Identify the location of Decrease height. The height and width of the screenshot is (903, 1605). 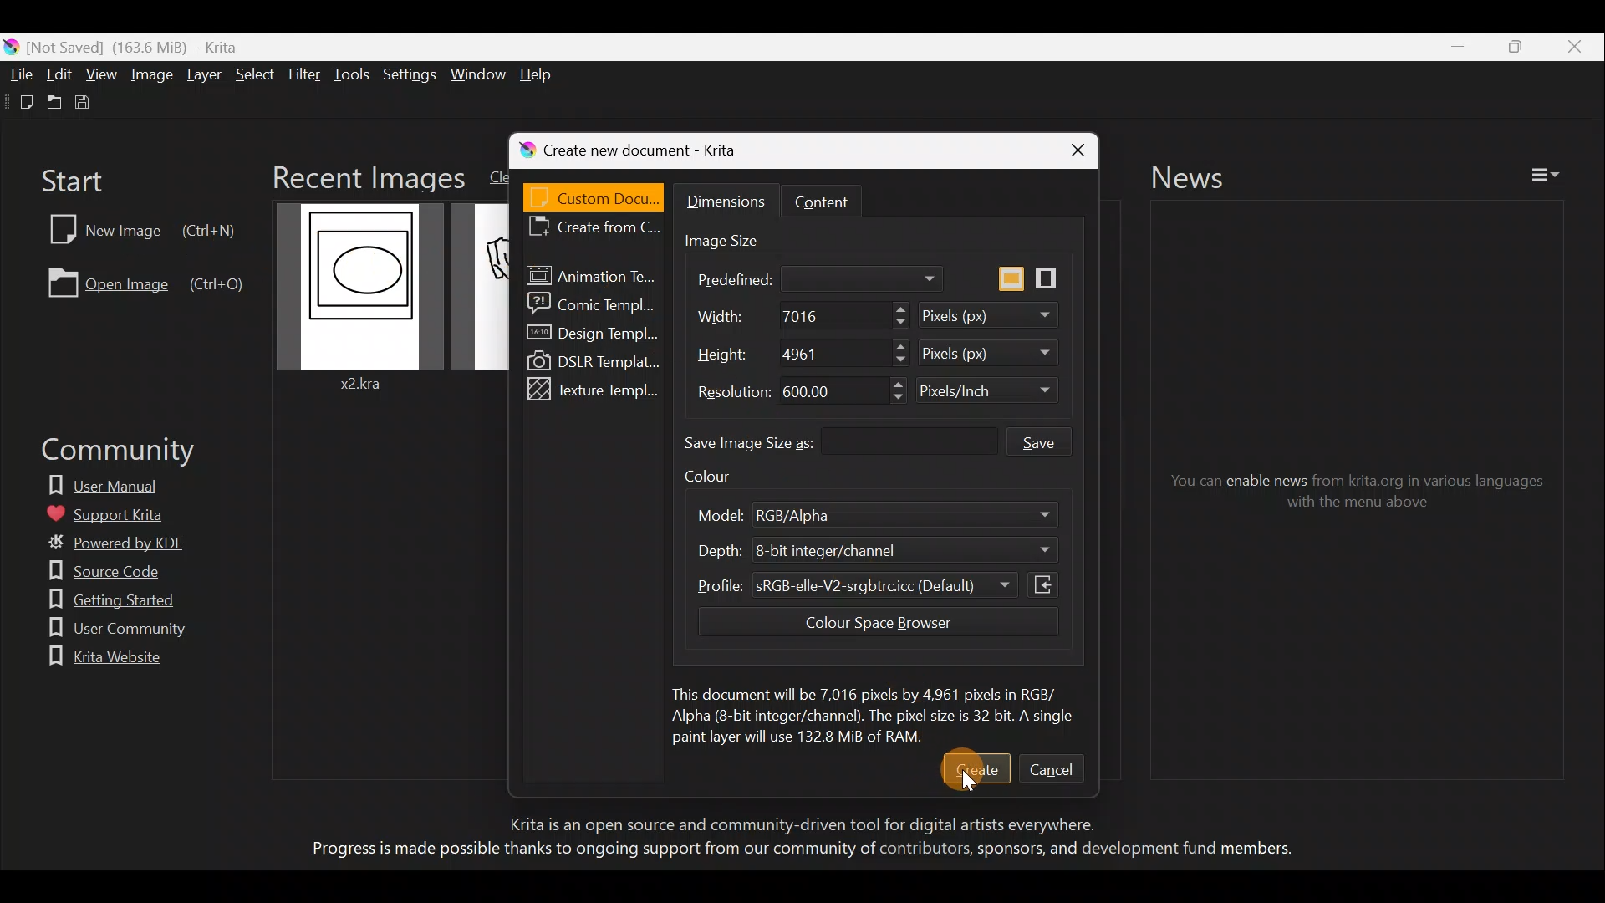
(891, 363).